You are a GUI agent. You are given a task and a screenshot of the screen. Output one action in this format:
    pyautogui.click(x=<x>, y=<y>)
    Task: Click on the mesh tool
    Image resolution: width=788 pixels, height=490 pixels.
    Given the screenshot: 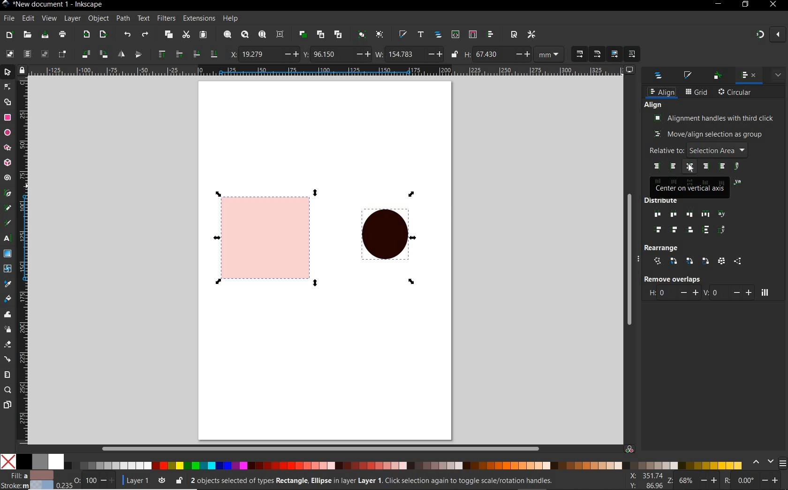 What is the action you would take?
    pyautogui.click(x=8, y=268)
    